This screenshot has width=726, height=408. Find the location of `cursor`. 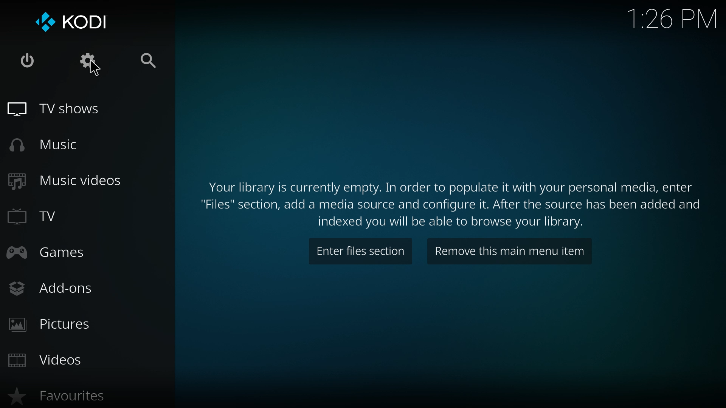

cursor is located at coordinates (94, 68).